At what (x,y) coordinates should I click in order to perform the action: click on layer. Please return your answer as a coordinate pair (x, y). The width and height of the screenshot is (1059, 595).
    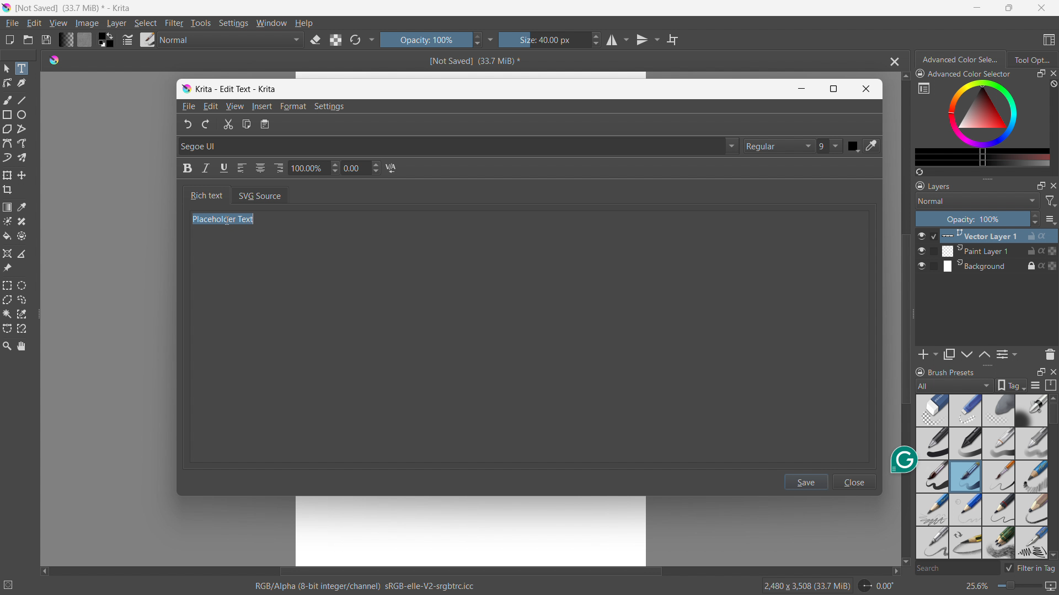
    Looking at the image, I should click on (116, 23).